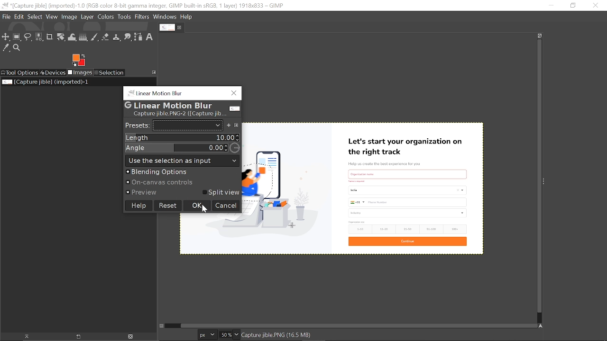  What do you see at coordinates (53, 72) in the screenshot?
I see `Devices` at bounding box center [53, 72].